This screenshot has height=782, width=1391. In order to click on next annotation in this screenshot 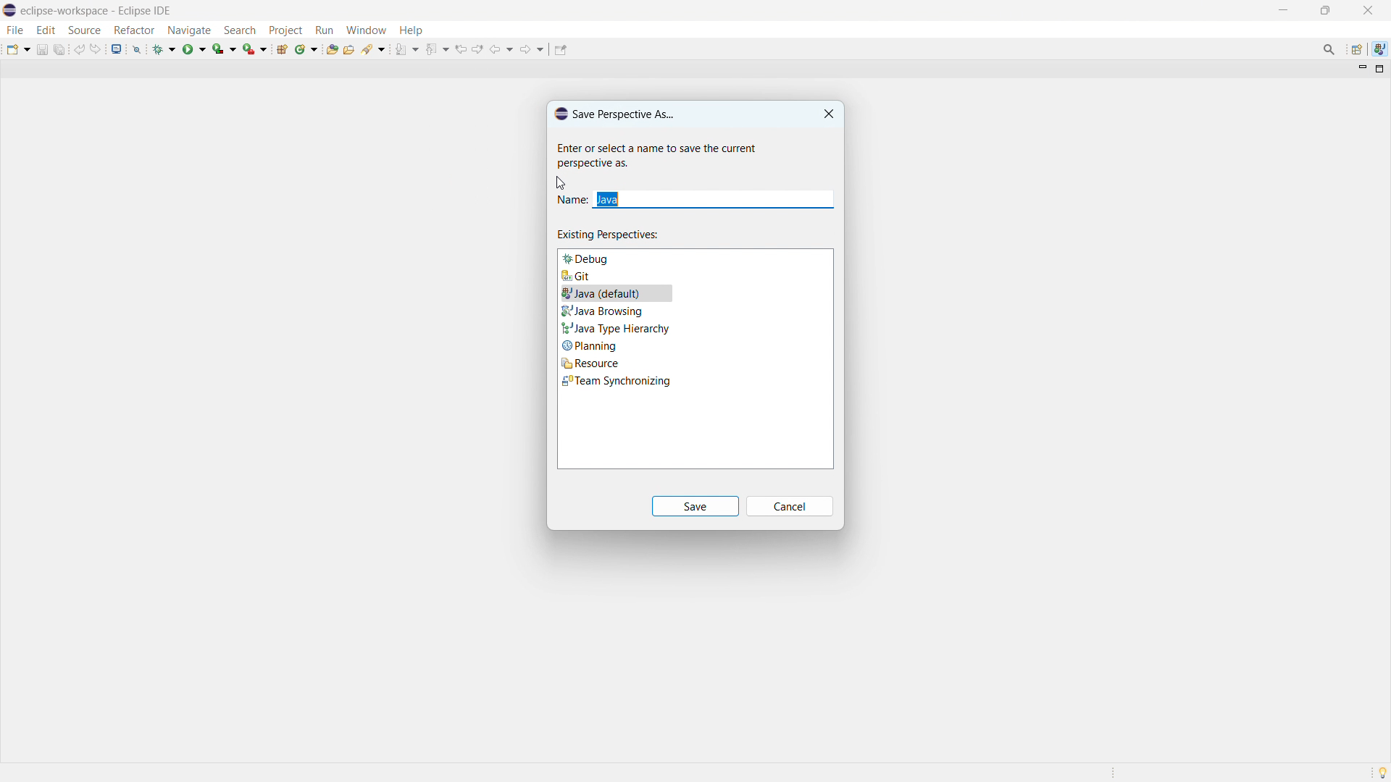, I will do `click(407, 49)`.